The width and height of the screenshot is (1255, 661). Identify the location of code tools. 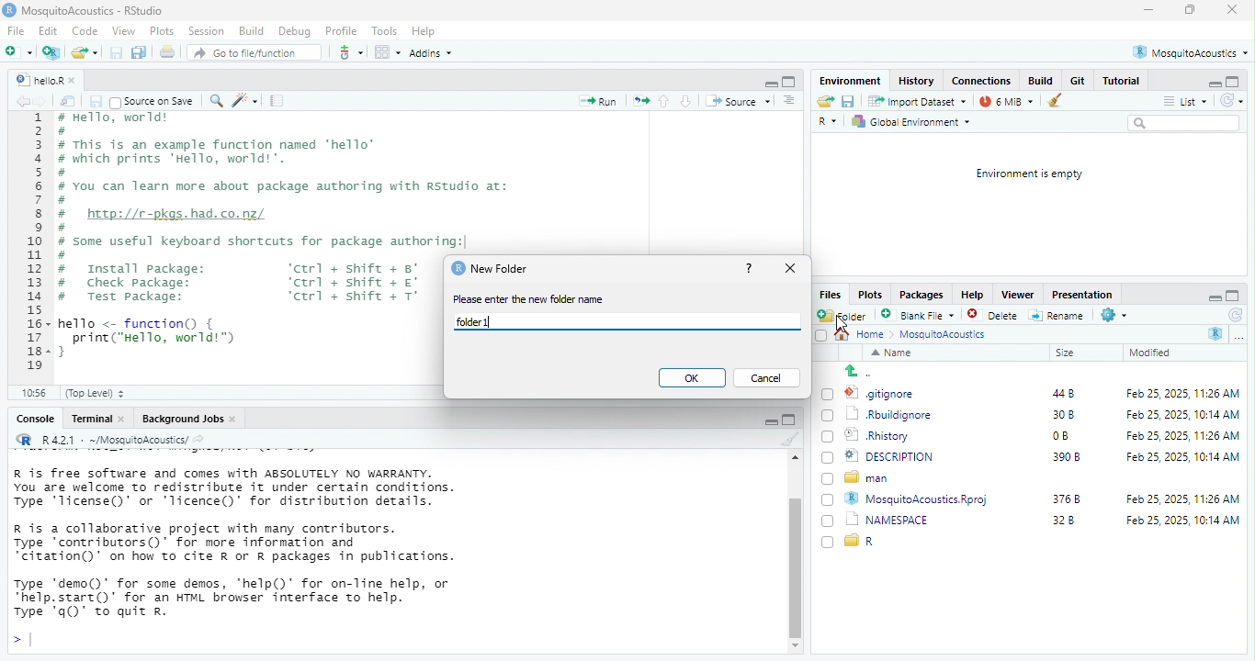
(247, 102).